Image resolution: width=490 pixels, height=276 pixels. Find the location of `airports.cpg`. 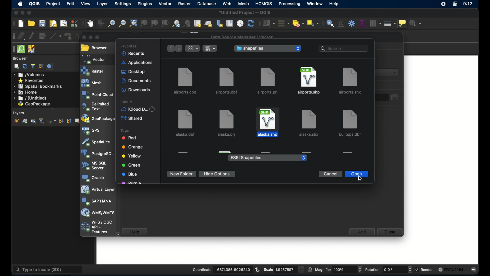

airports.cpg is located at coordinates (186, 81).